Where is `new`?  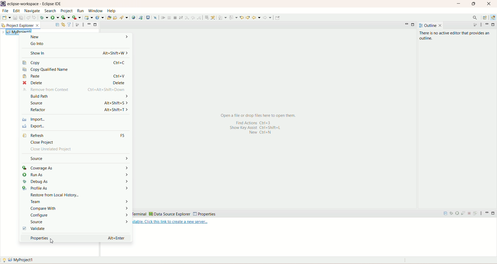 new is located at coordinates (75, 37).